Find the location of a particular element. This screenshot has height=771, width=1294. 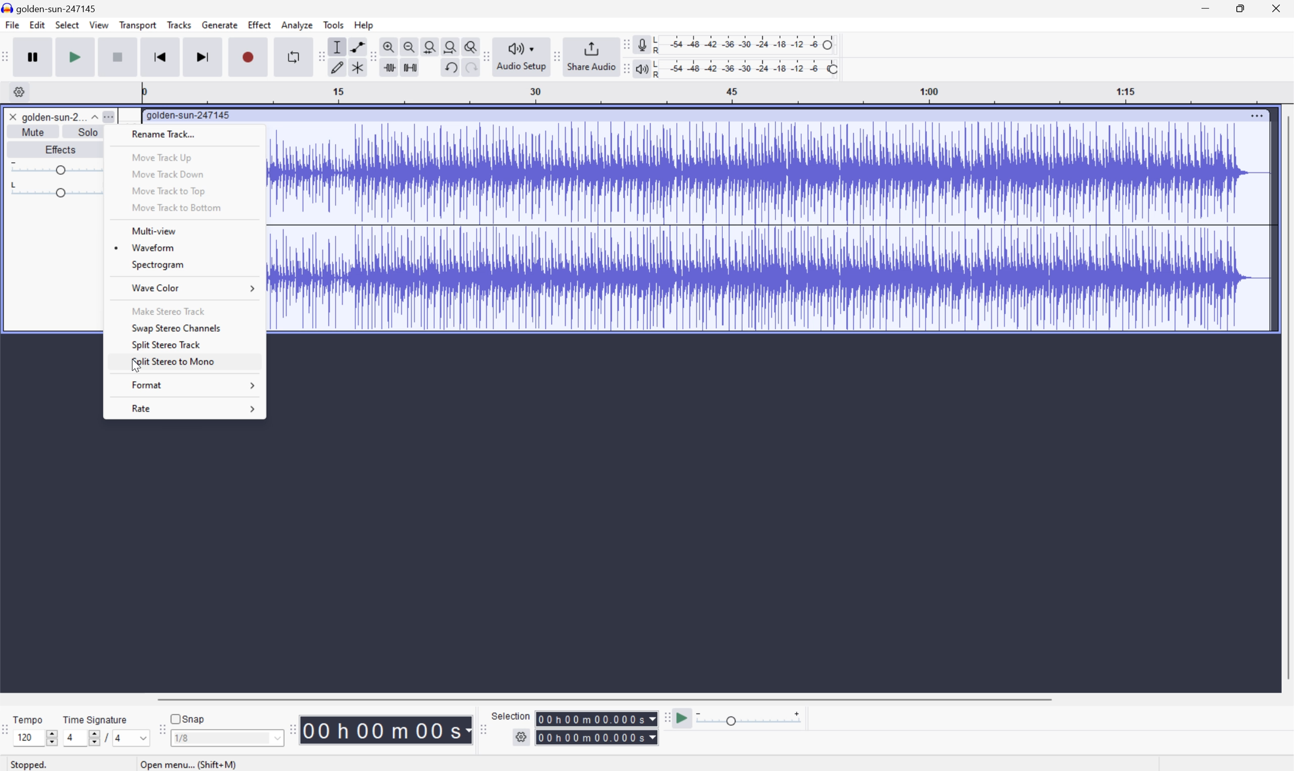

Rate is located at coordinates (140, 410).